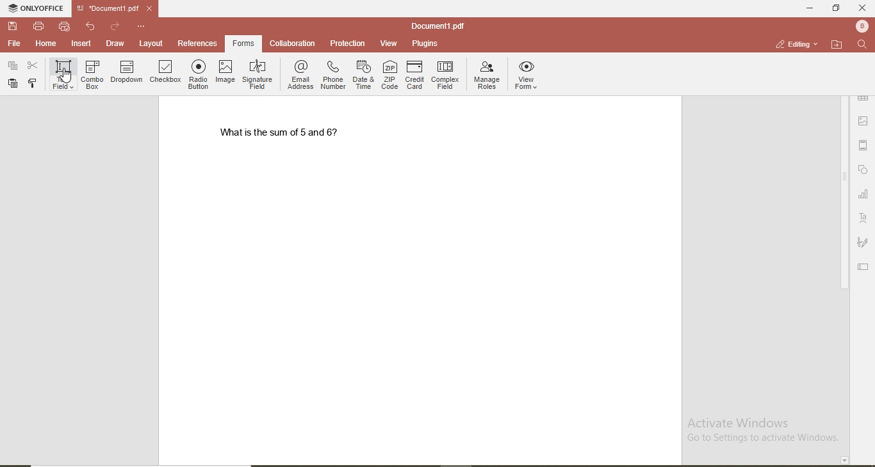 The image size is (875, 467). Describe the element at coordinates (860, 26) in the screenshot. I see `bluetooth` at that location.